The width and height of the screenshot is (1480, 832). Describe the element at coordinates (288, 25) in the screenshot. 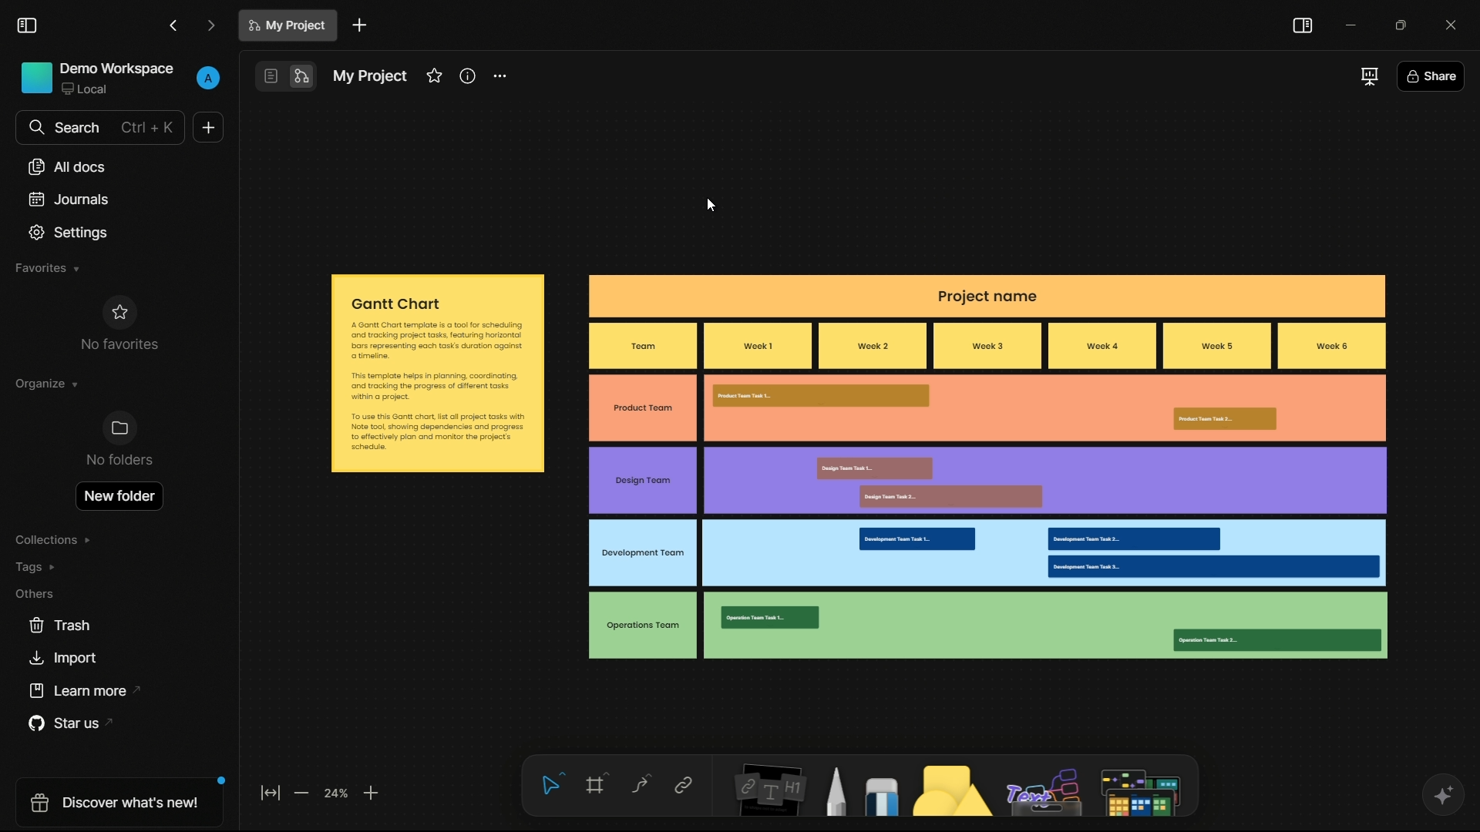

I see `document name` at that location.